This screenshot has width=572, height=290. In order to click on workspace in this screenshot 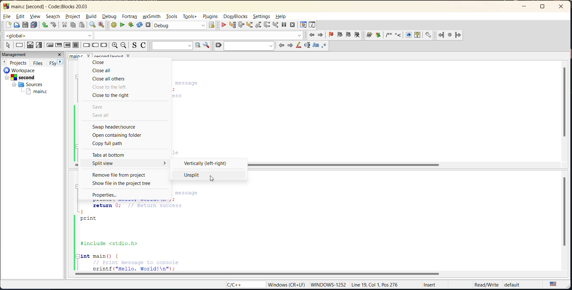, I will do `click(20, 71)`.